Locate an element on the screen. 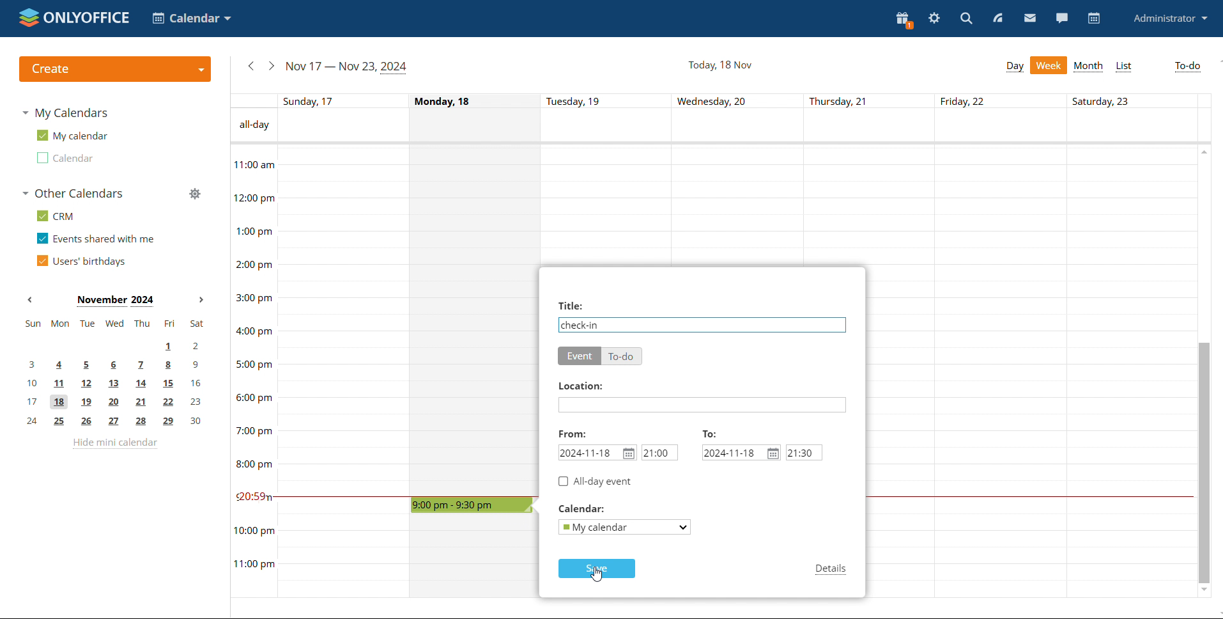 The width and height of the screenshot is (1223, 619). title is located at coordinates (571, 305).